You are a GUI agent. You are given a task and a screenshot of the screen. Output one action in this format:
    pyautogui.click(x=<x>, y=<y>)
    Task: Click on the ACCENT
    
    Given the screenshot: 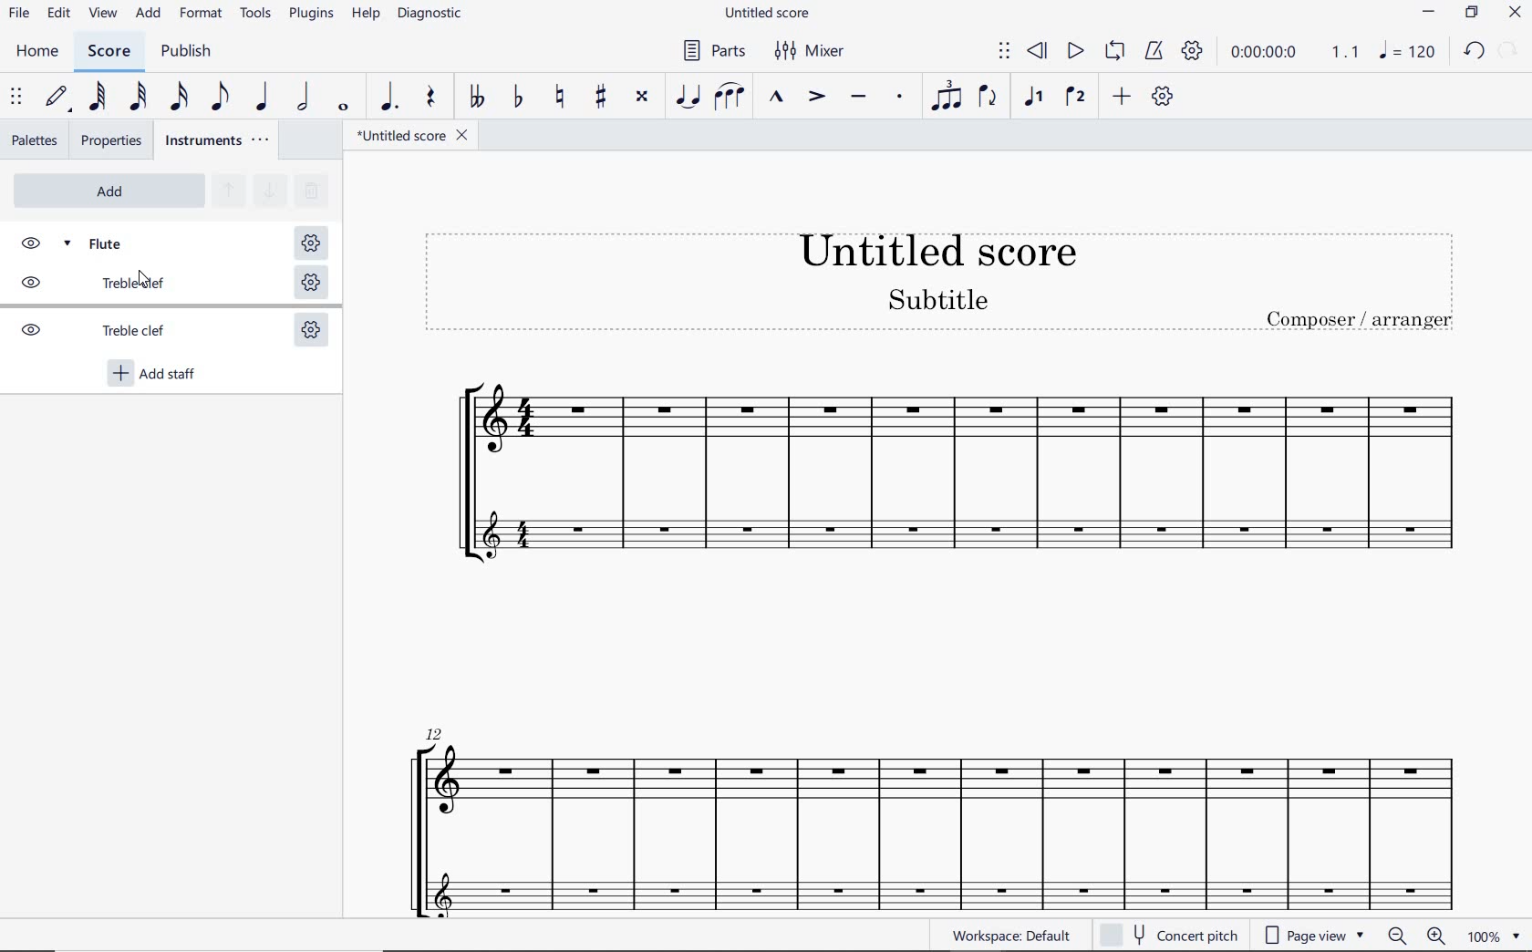 What is the action you would take?
    pyautogui.click(x=815, y=98)
    